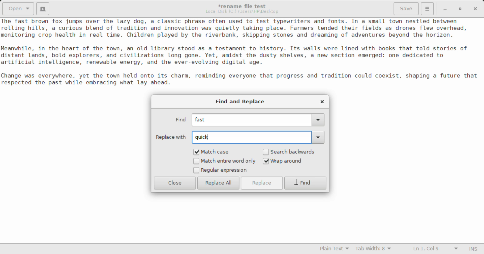 This screenshot has width=484, height=254. I want to click on Create New Document, so click(44, 9).